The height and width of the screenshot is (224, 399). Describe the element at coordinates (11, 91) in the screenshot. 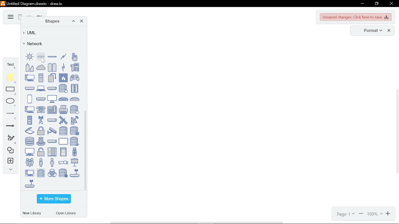

I see `rectangle` at that location.